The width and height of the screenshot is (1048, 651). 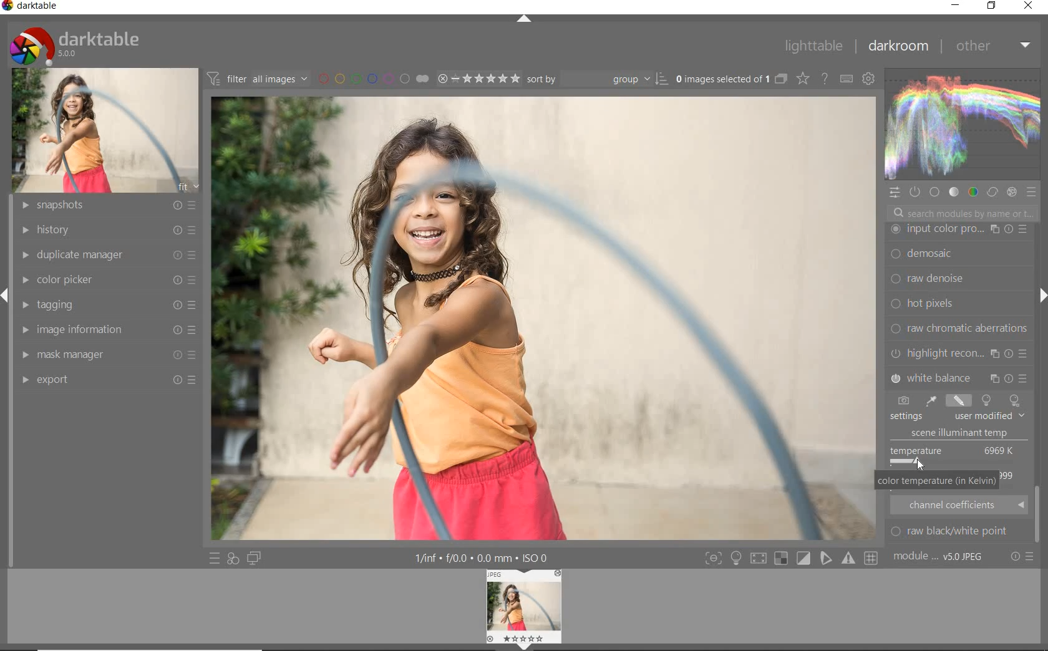 What do you see at coordinates (1039, 298) in the screenshot?
I see `expand/collapse` at bounding box center [1039, 298].